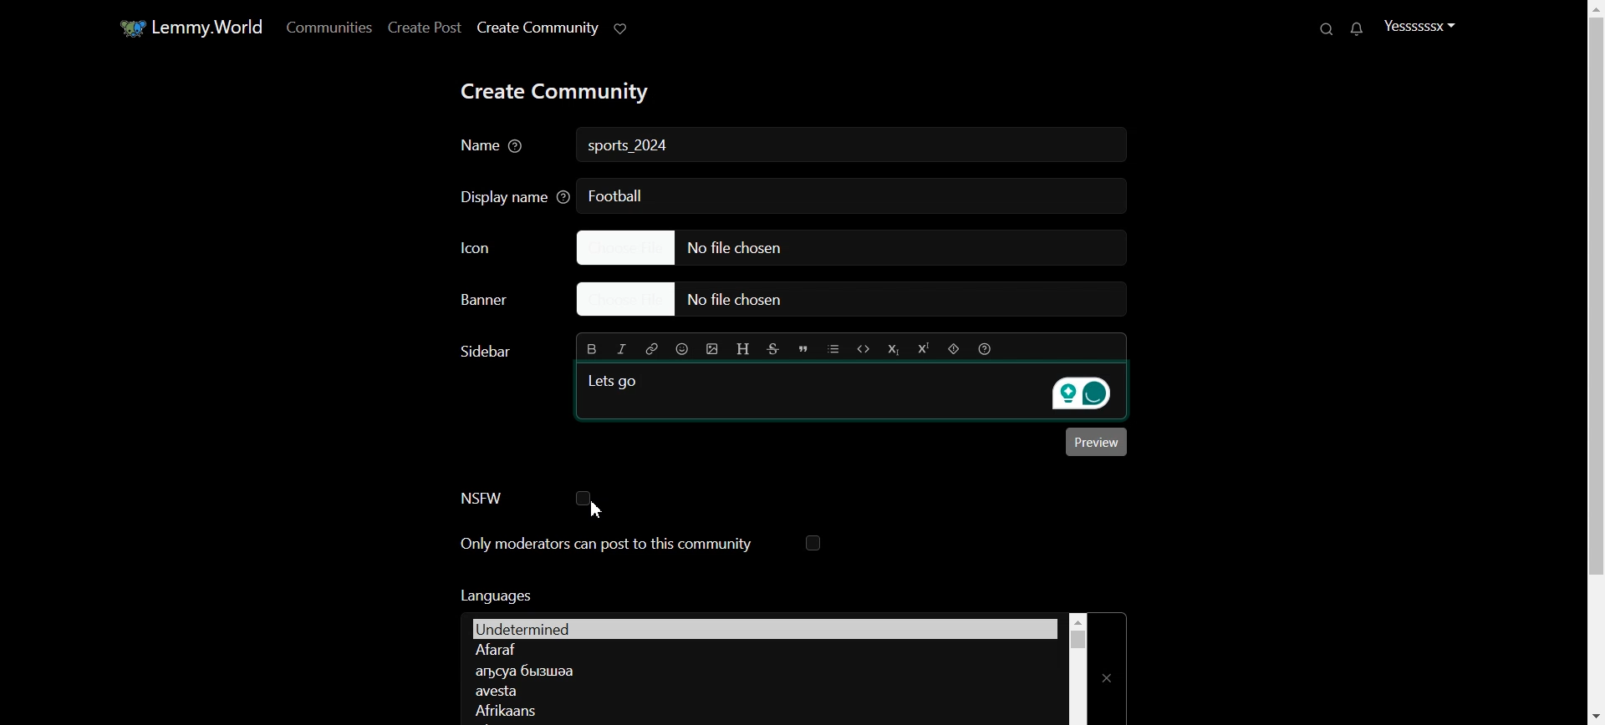 Image resolution: width=1605 pixels, height=725 pixels. What do you see at coordinates (1078, 668) in the screenshot?
I see `Vertical scroll bar` at bounding box center [1078, 668].